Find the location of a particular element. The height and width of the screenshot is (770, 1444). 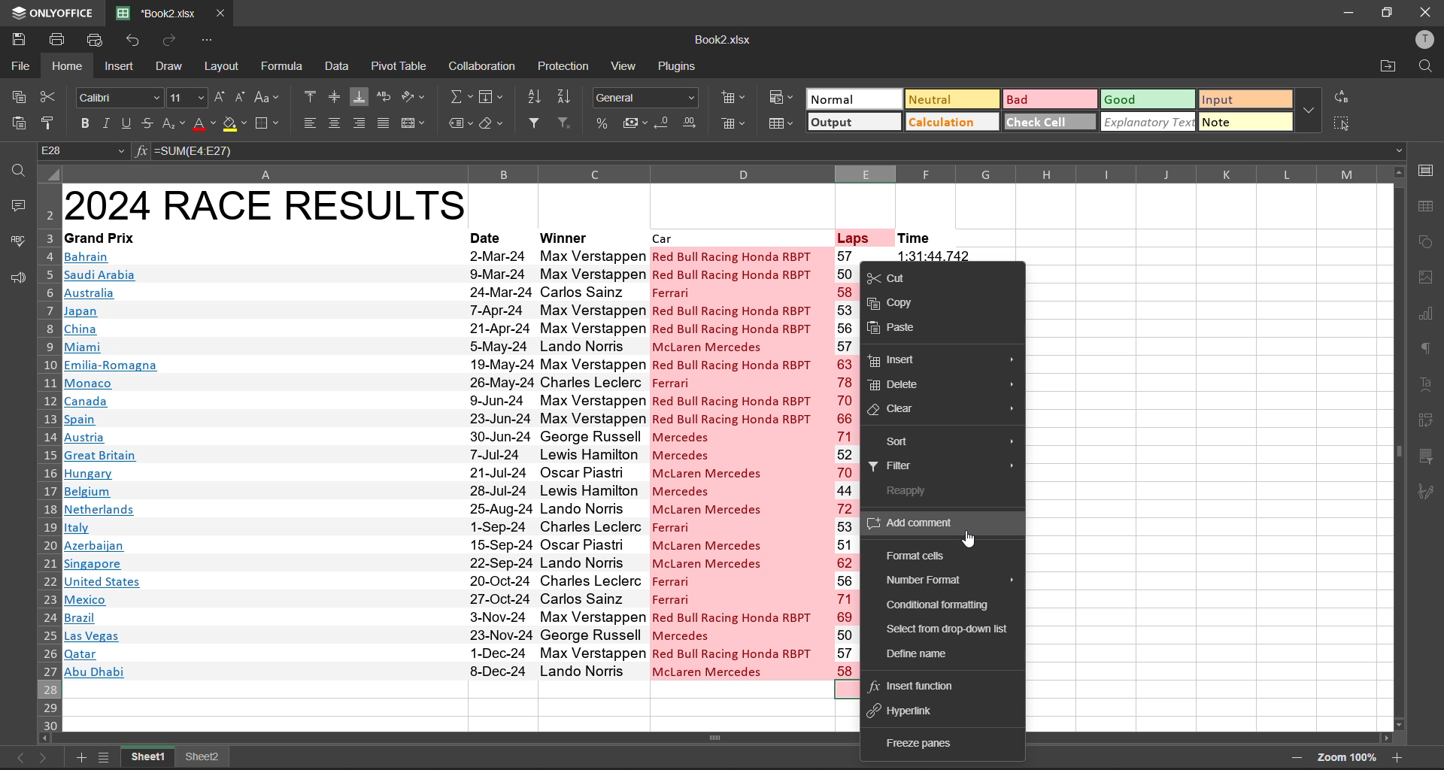

italic is located at coordinates (108, 122).